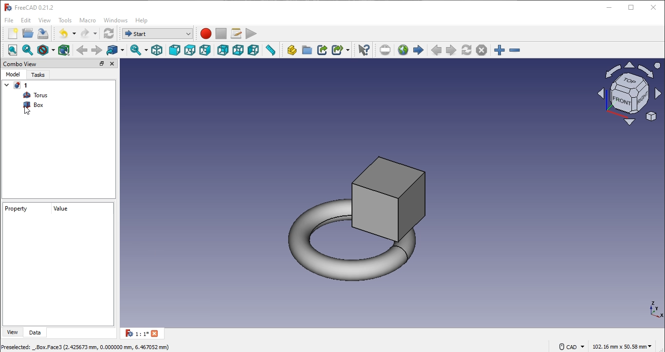  Describe the element at coordinates (237, 51) in the screenshot. I see `bottom` at that location.